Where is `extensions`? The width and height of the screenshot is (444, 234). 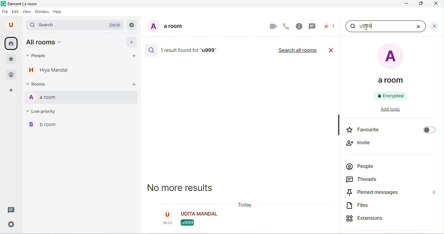
extensions is located at coordinates (373, 217).